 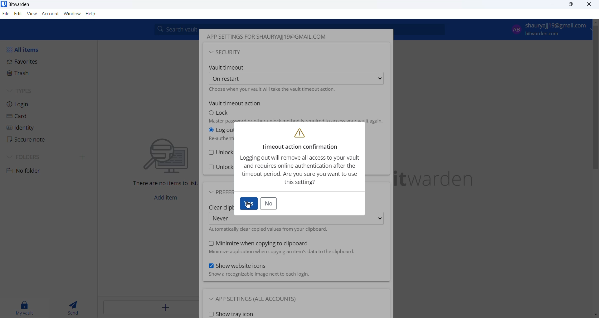 What do you see at coordinates (25, 104) in the screenshot?
I see `Login` at bounding box center [25, 104].